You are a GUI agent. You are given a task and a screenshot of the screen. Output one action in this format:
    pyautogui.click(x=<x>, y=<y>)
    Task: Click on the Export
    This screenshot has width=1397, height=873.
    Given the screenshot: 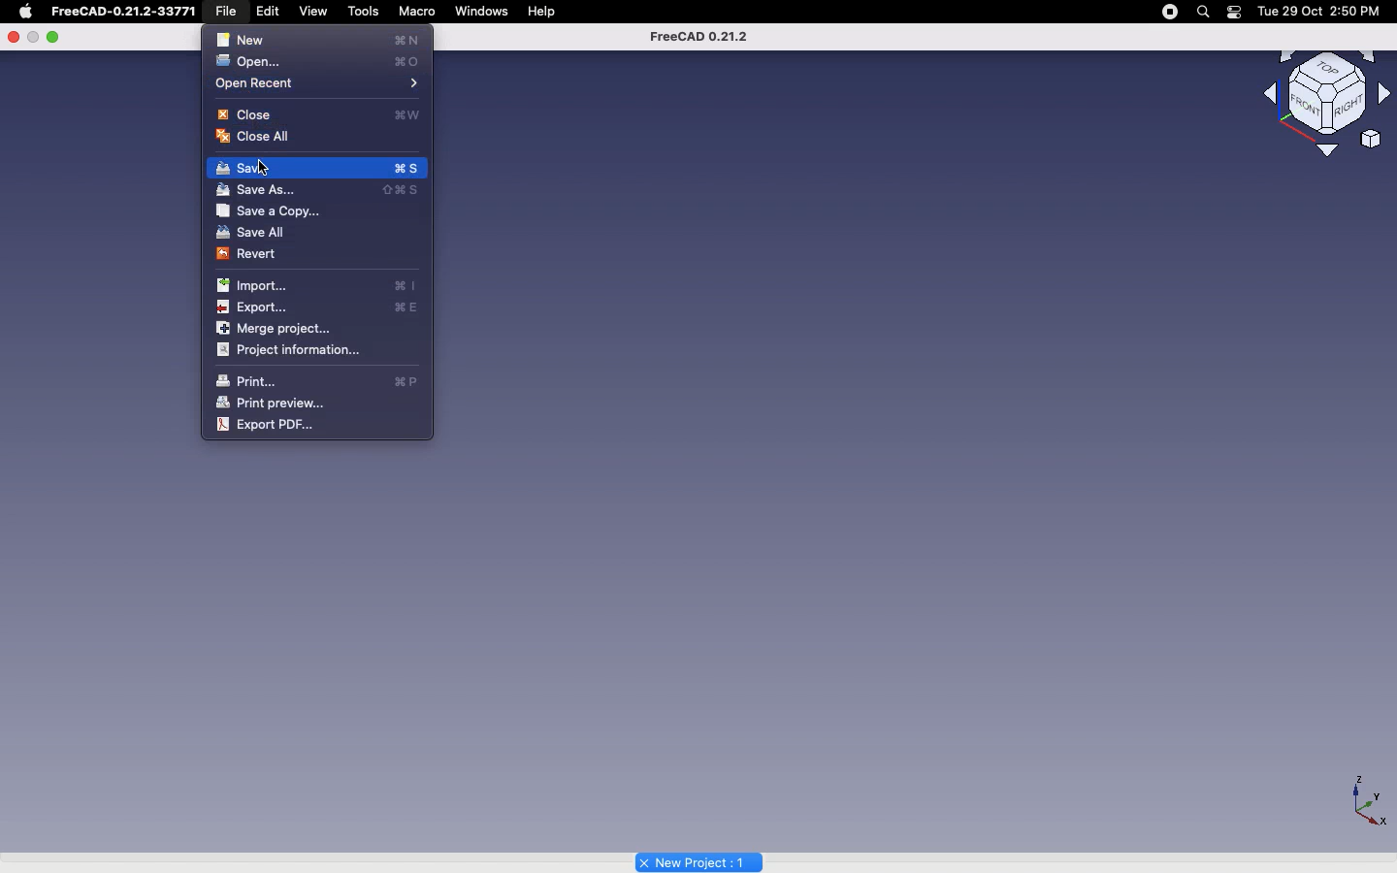 What is the action you would take?
    pyautogui.click(x=319, y=307)
    